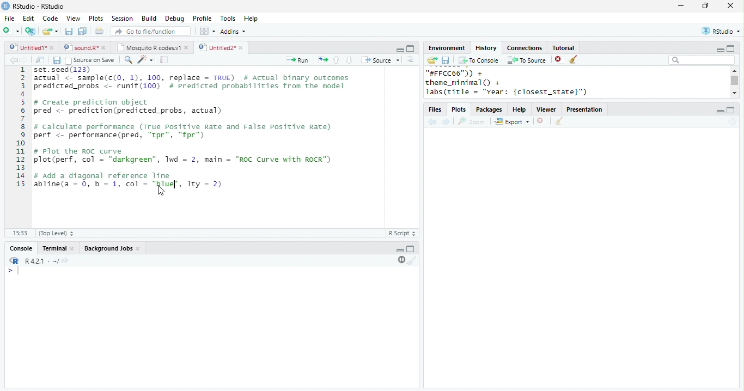 Image resolution: width=744 pixels, height=391 pixels. What do you see at coordinates (323, 60) in the screenshot?
I see `rerun` at bounding box center [323, 60].